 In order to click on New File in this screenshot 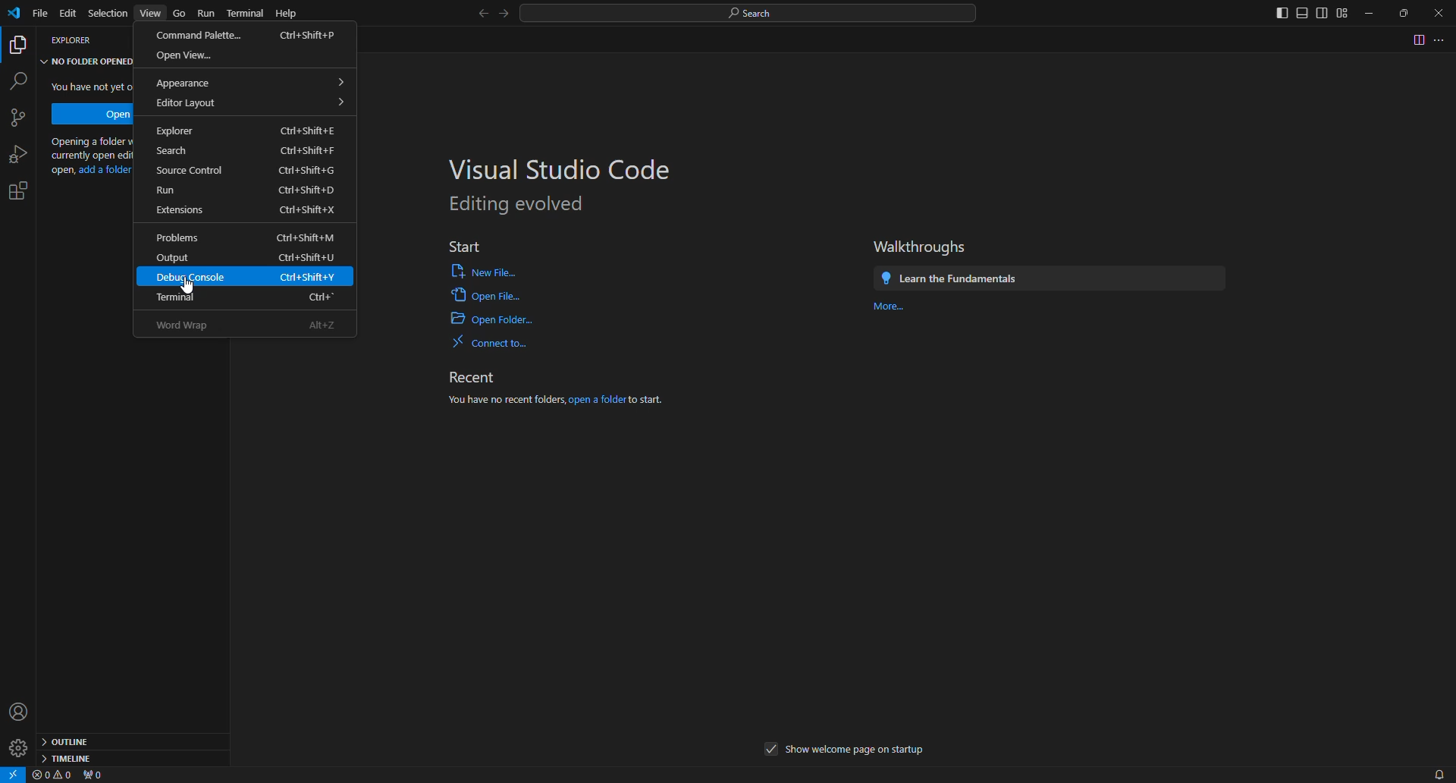, I will do `click(477, 271)`.